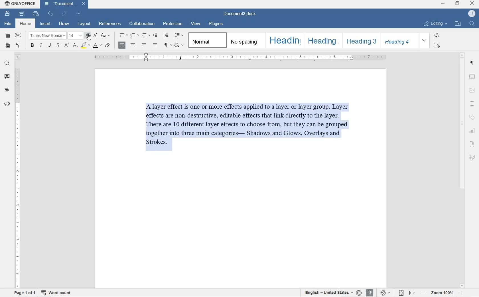  Describe the element at coordinates (41, 45) in the screenshot. I see `ITALIC` at that location.